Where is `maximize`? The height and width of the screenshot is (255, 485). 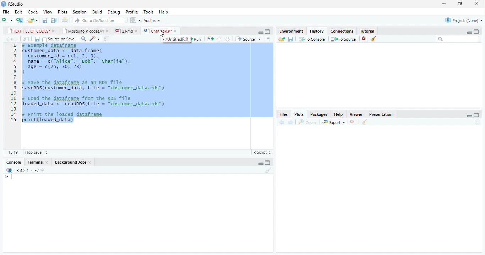
maximize is located at coordinates (476, 32).